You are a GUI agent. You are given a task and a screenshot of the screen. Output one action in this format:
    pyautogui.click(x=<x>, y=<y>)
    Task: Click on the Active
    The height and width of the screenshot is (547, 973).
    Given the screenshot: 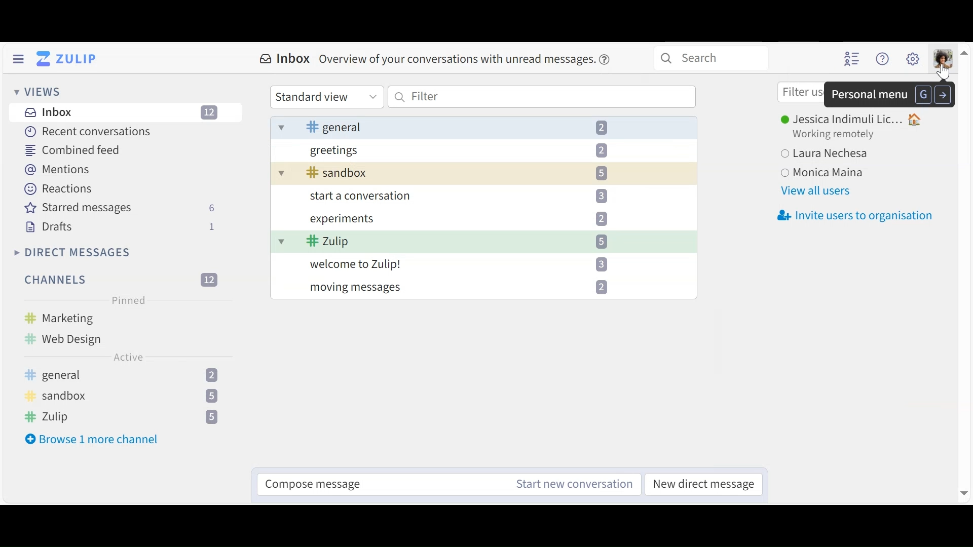 What is the action you would take?
    pyautogui.click(x=126, y=357)
    